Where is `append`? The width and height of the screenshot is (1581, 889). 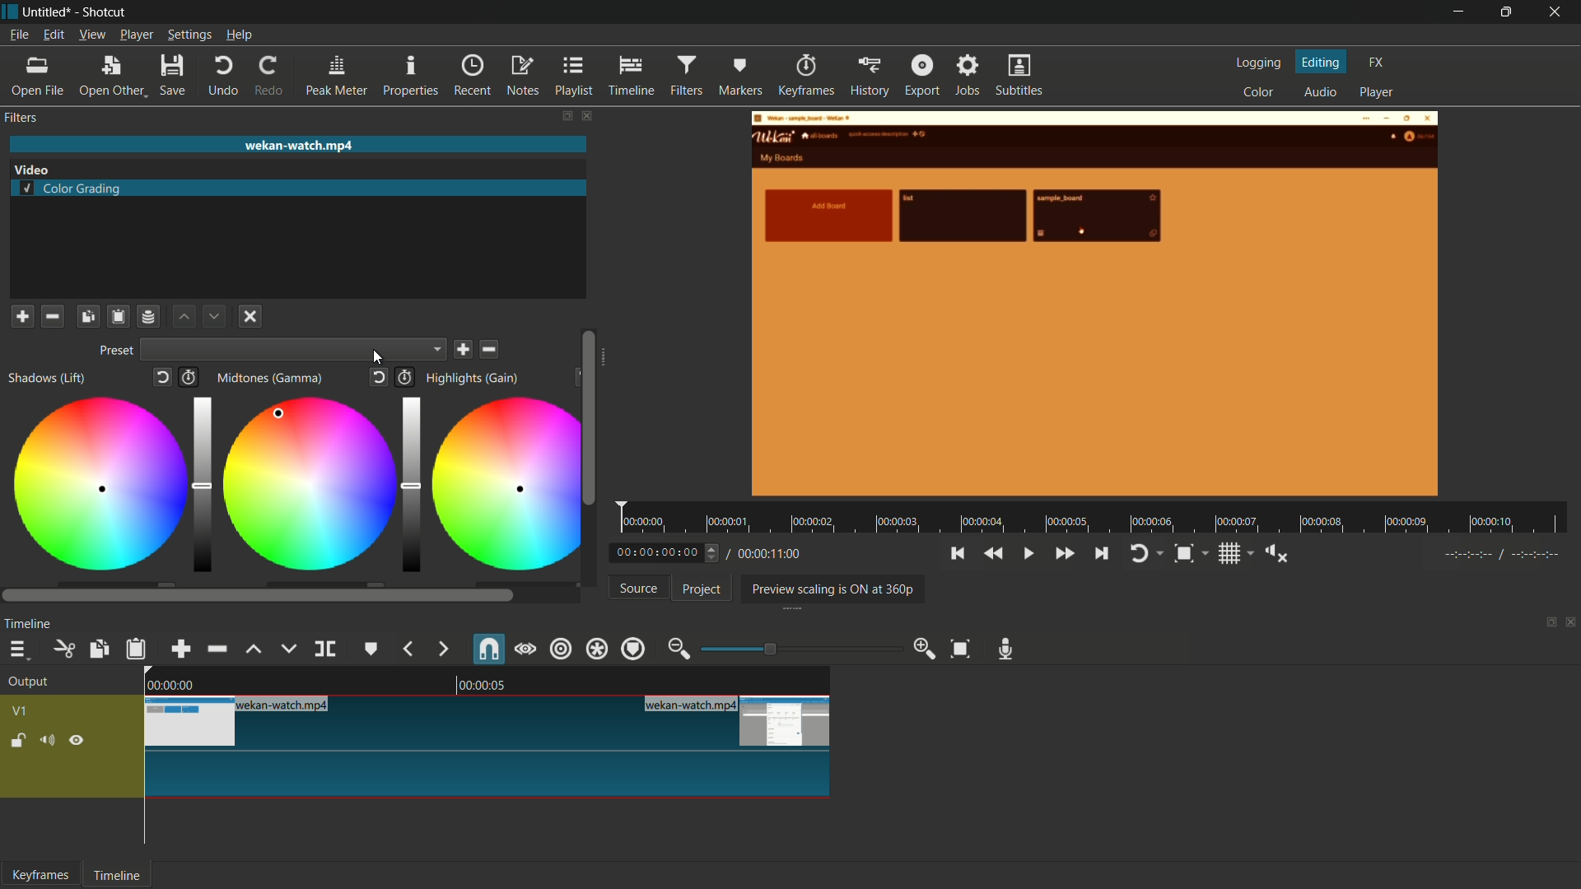 append is located at coordinates (181, 649).